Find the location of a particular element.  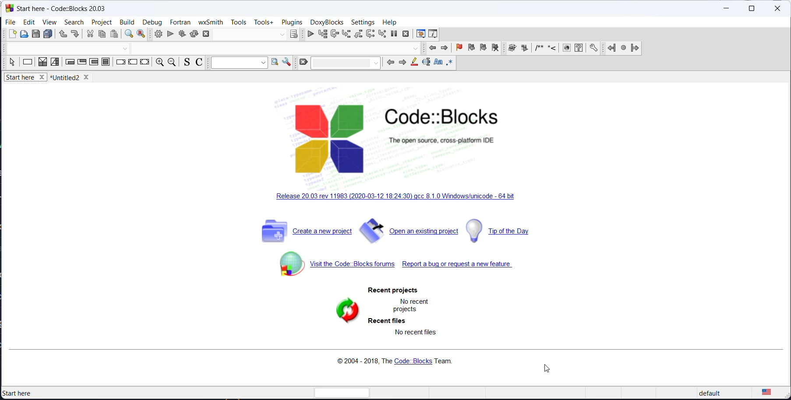

icon is located at coordinates (566, 49).